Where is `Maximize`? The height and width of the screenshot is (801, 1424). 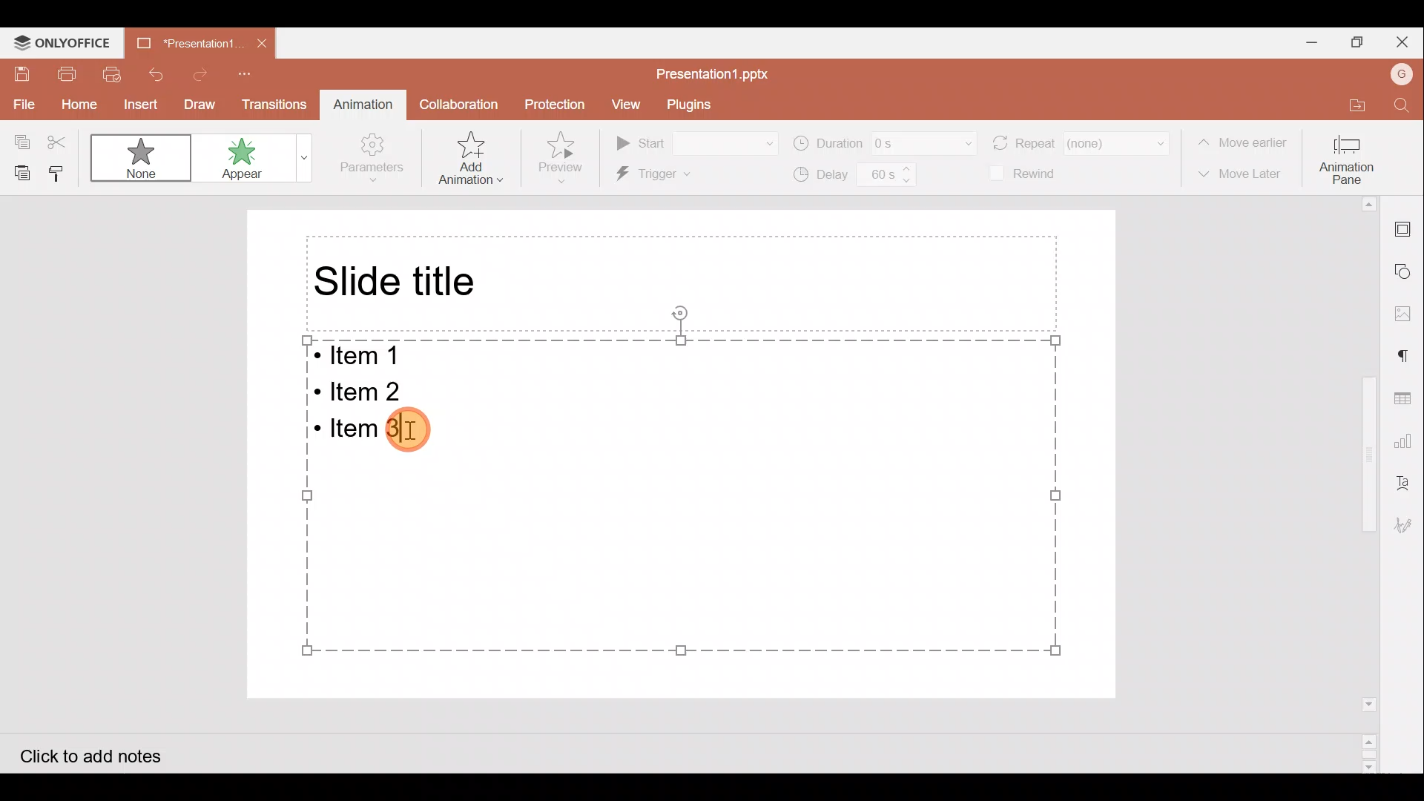
Maximize is located at coordinates (1359, 43).